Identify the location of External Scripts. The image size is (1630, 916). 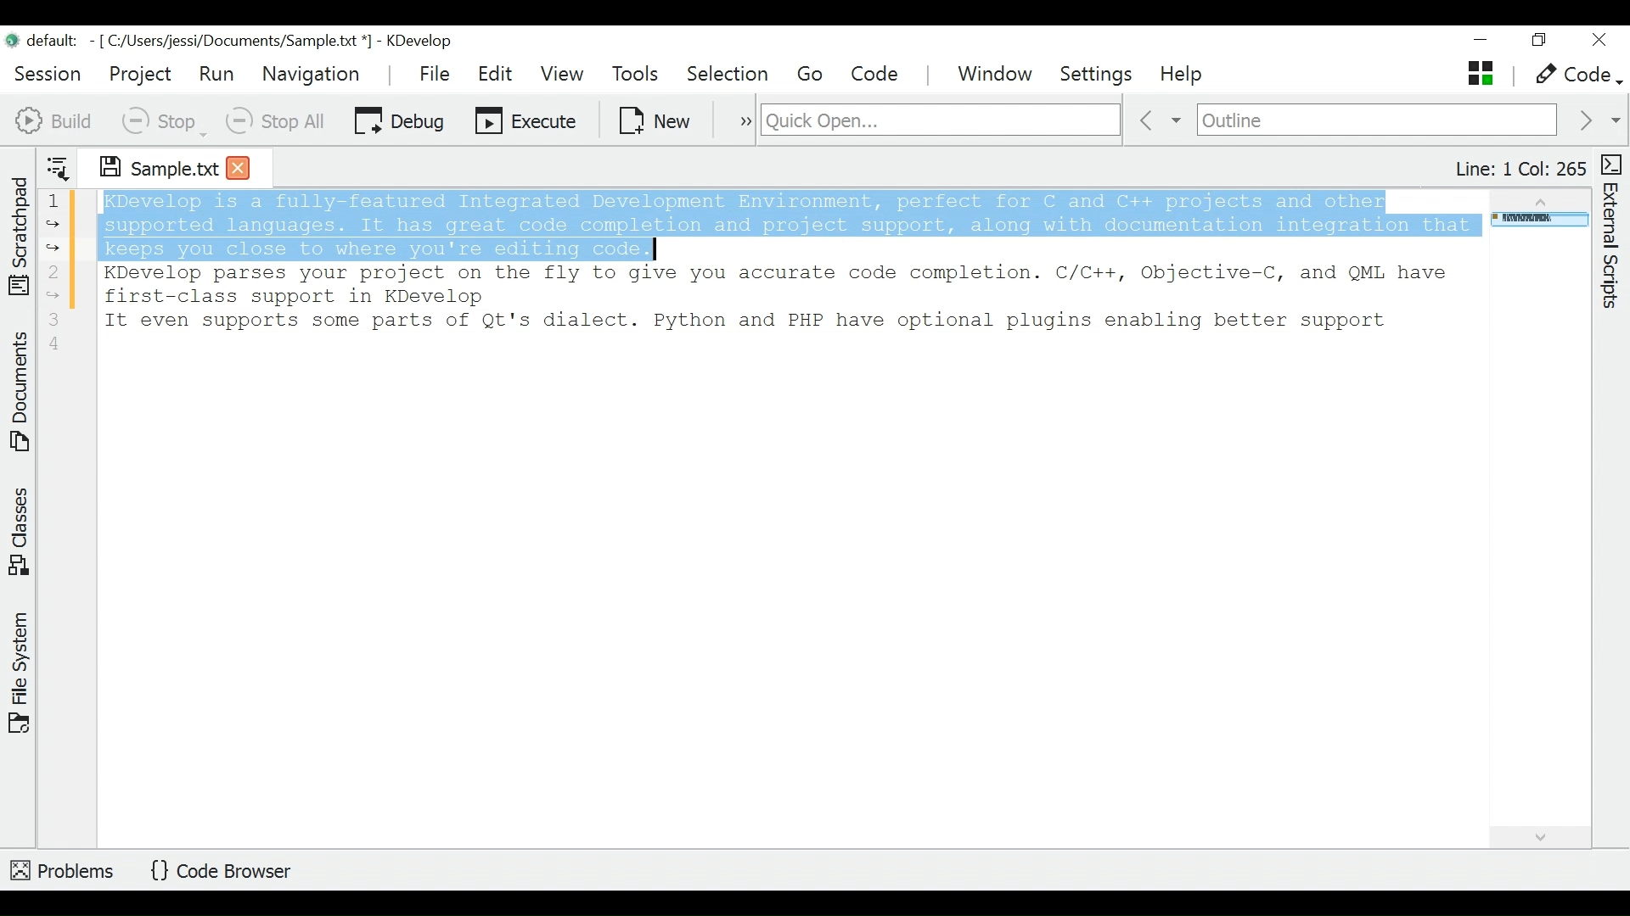
(1614, 232).